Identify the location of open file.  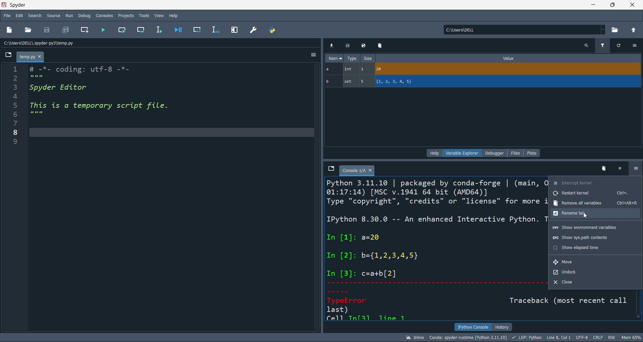
(29, 30).